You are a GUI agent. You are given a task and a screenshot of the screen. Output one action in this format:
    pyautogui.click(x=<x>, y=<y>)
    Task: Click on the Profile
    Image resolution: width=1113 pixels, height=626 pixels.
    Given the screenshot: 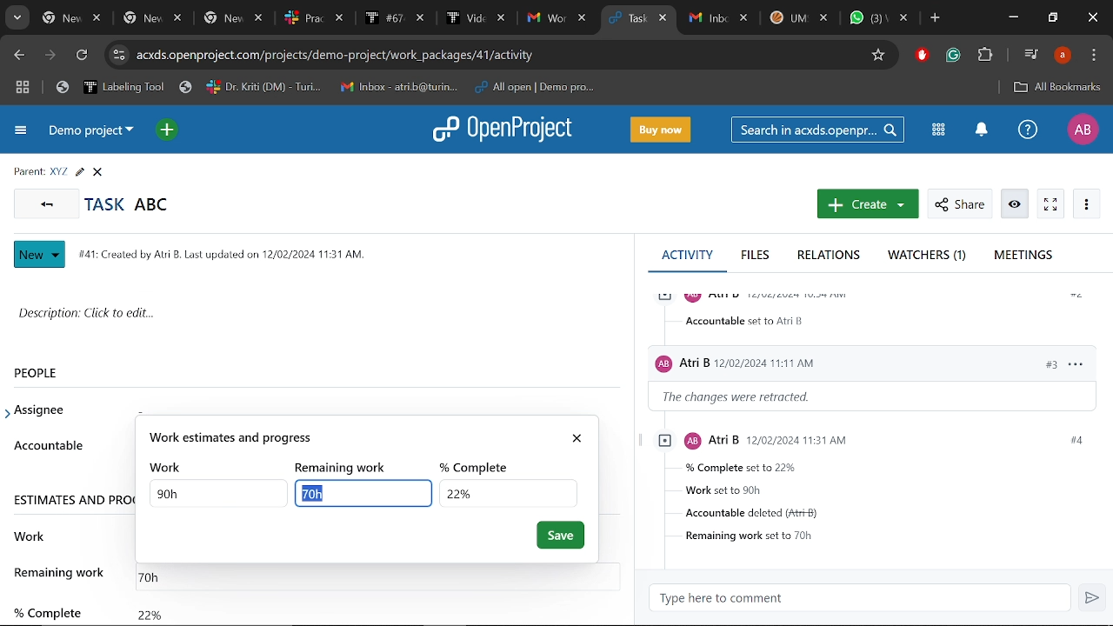 What is the action you would take?
    pyautogui.click(x=1082, y=130)
    